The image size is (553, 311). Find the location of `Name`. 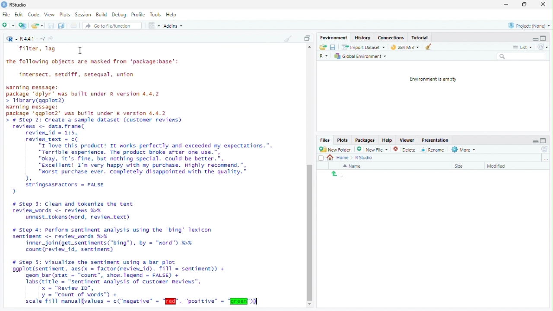

Name is located at coordinates (353, 166).